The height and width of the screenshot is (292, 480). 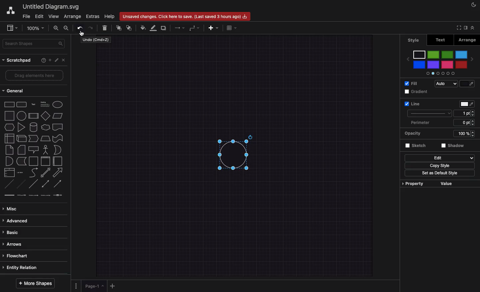 What do you see at coordinates (22, 267) in the screenshot?
I see `Entity rotation` at bounding box center [22, 267].